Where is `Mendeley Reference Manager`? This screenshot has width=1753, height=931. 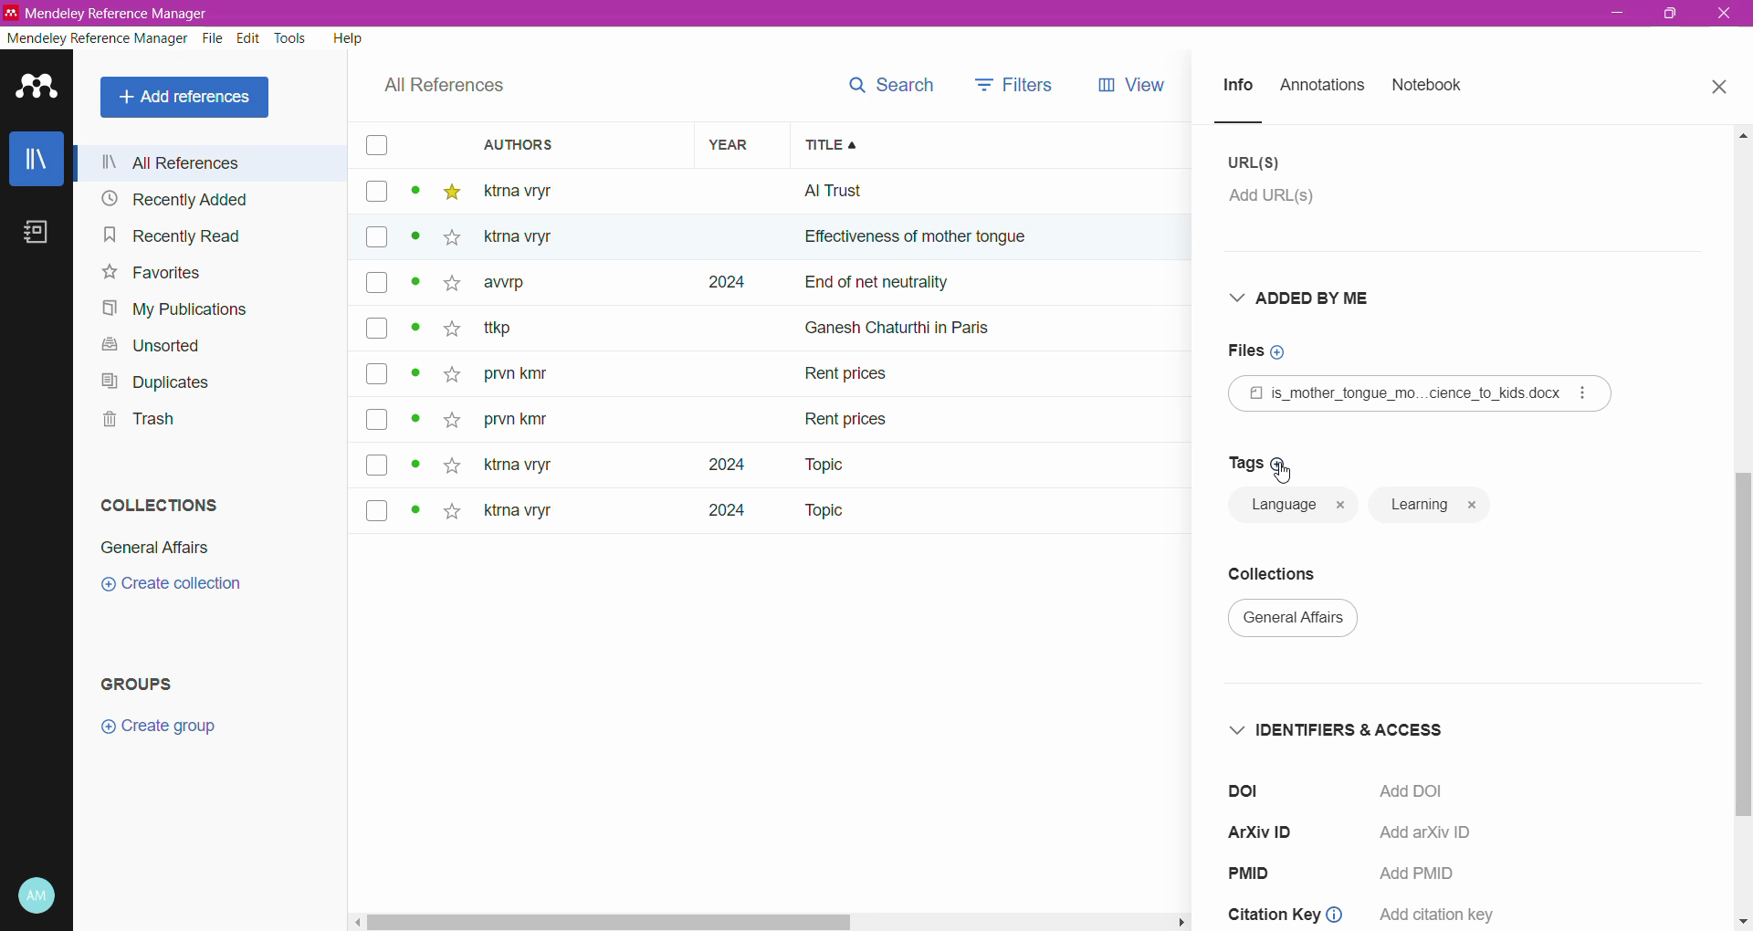
Mendeley Reference Manager is located at coordinates (97, 38).